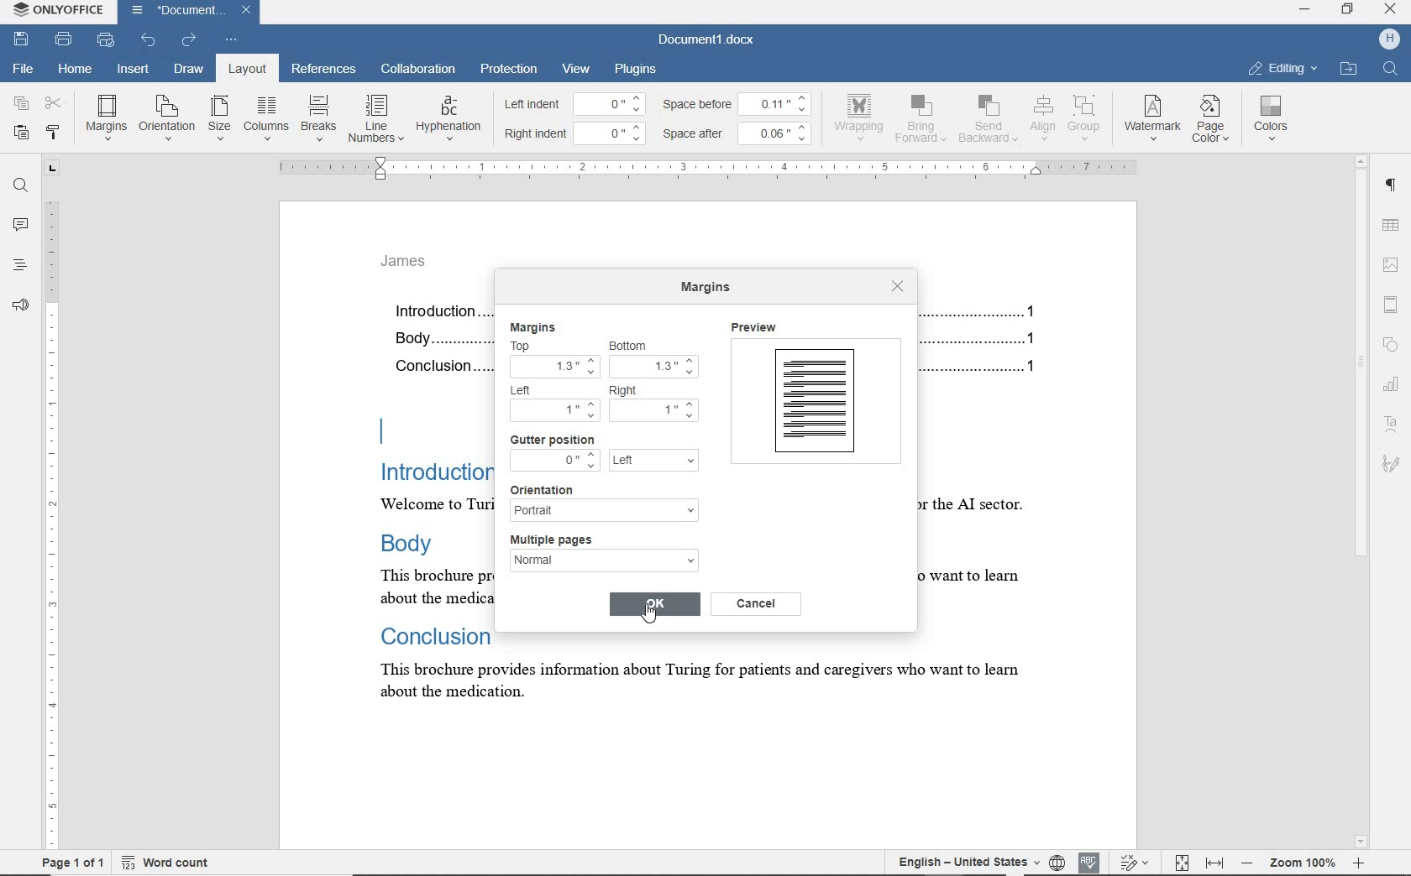 This screenshot has height=876, width=1411. Describe the element at coordinates (532, 327) in the screenshot. I see `margins` at that location.